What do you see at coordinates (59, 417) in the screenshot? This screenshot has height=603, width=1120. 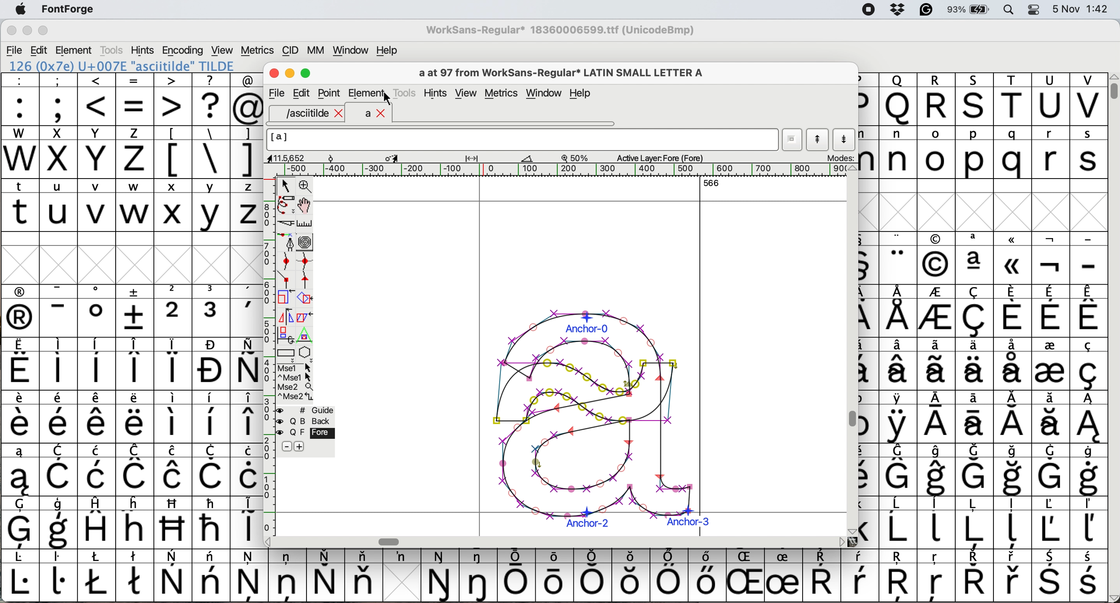 I see `symbol` at bounding box center [59, 417].